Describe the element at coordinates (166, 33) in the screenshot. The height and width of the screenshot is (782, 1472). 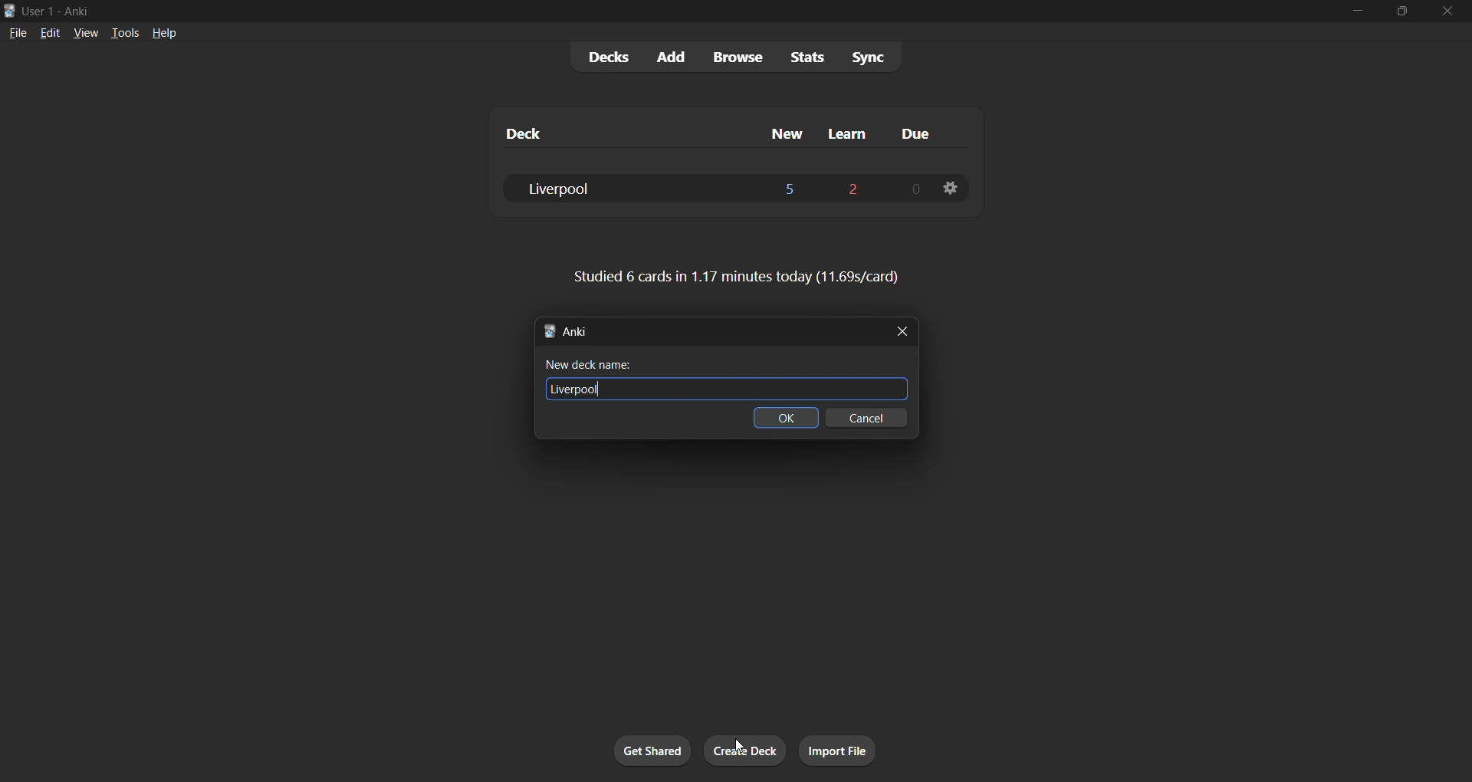
I see `help` at that location.